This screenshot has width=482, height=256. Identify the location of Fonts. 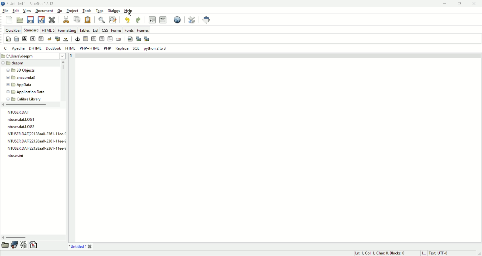
(130, 30).